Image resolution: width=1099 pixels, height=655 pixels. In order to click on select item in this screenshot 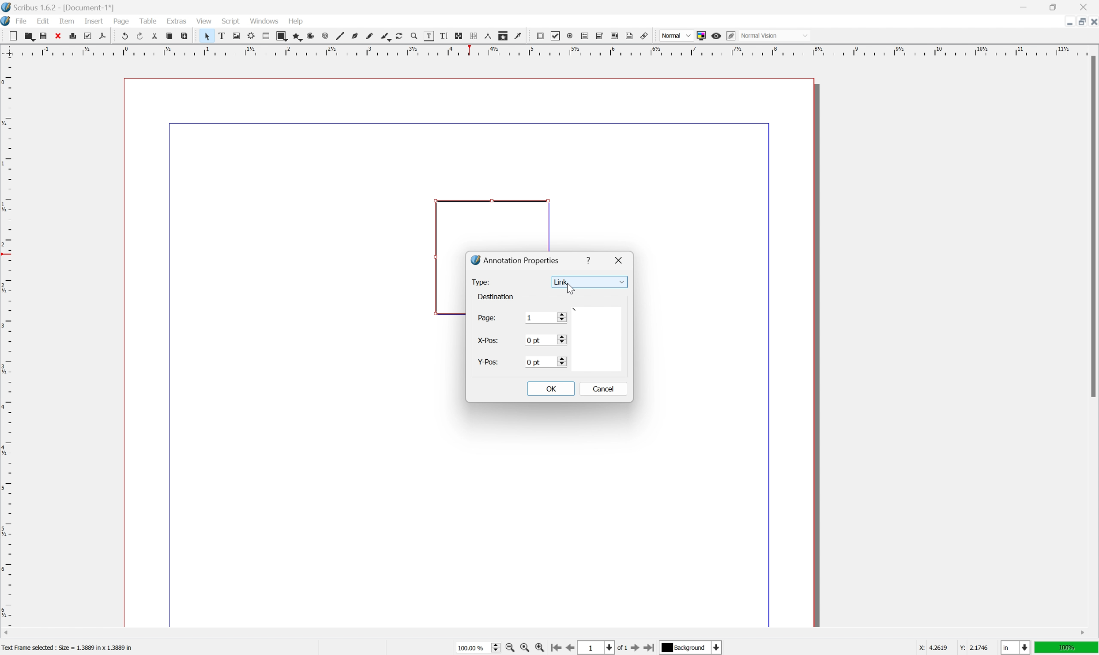, I will do `click(207, 36)`.